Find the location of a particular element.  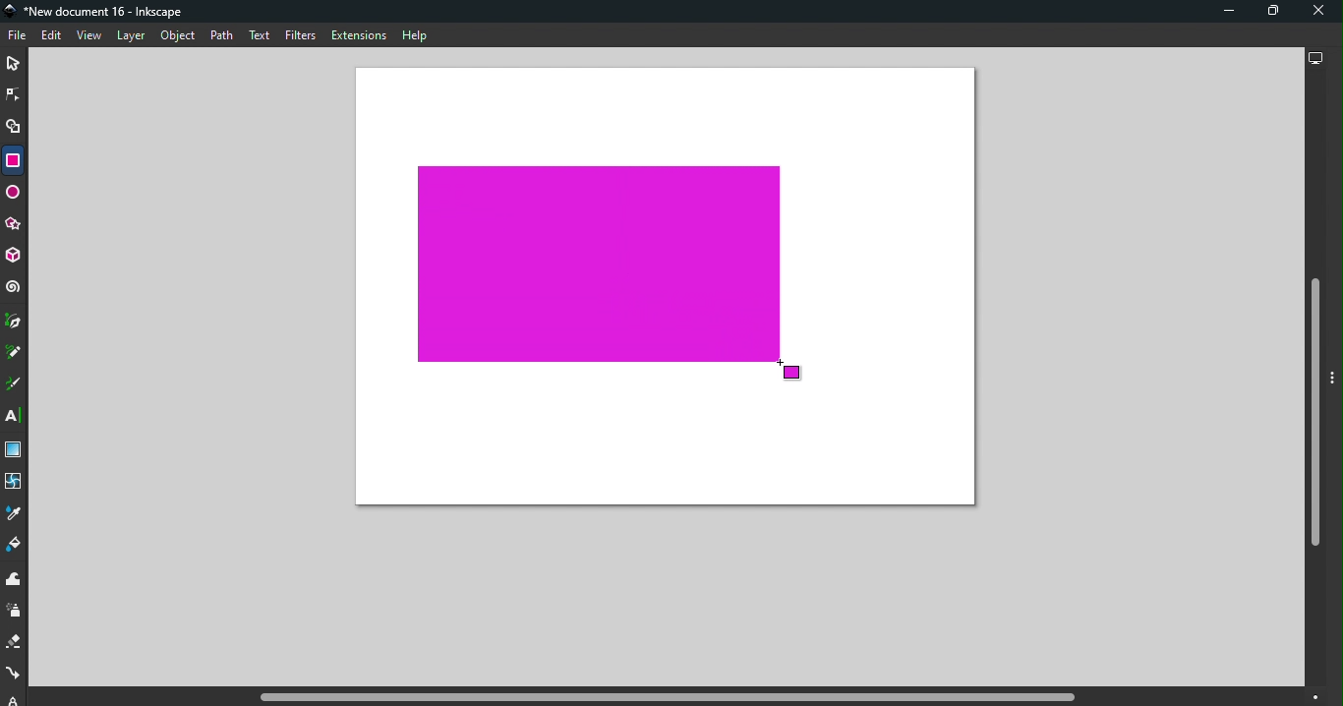

Mesh tool is located at coordinates (15, 483).